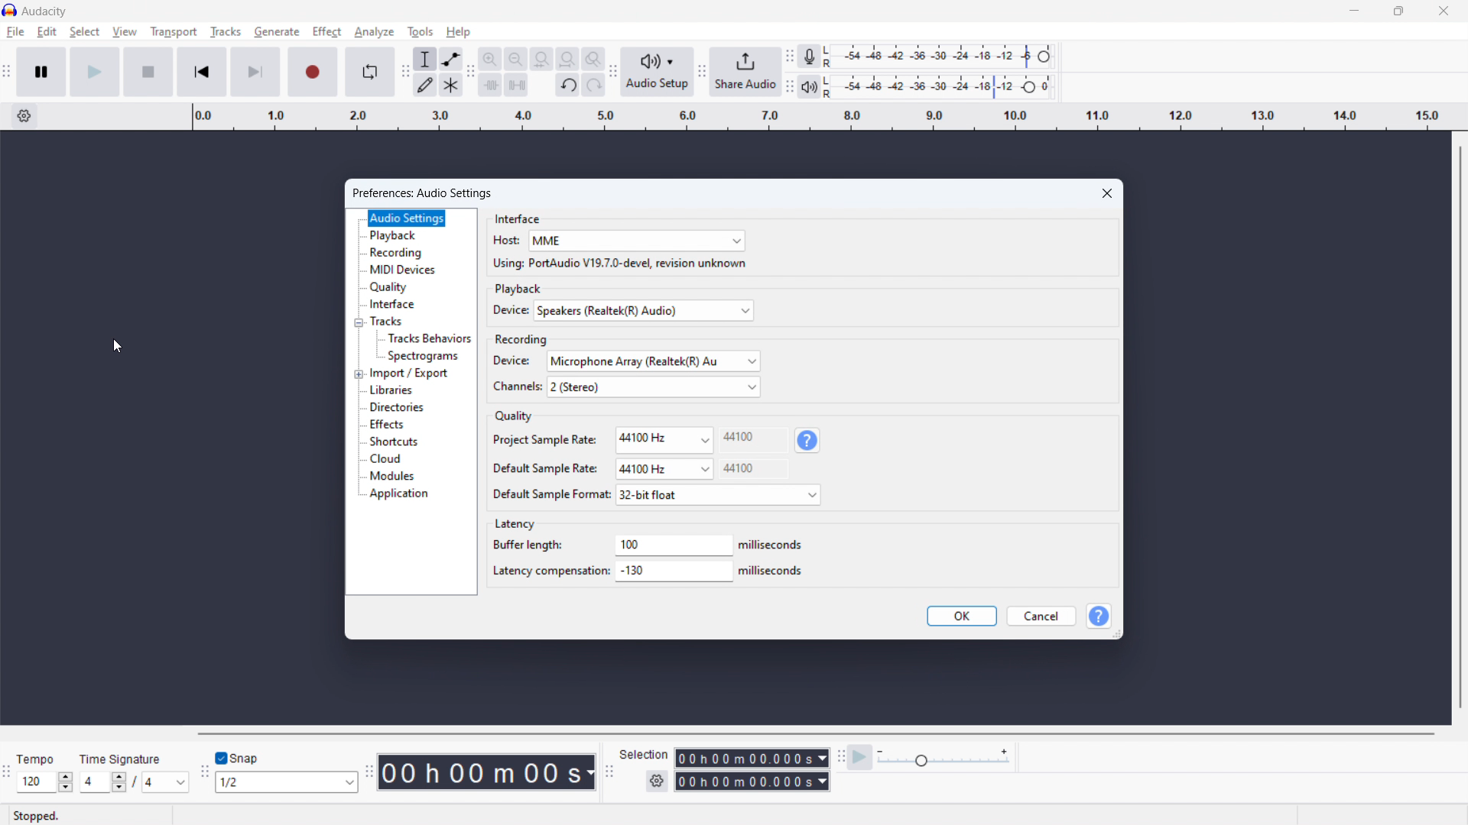  What do you see at coordinates (125, 31) in the screenshot?
I see `view` at bounding box center [125, 31].